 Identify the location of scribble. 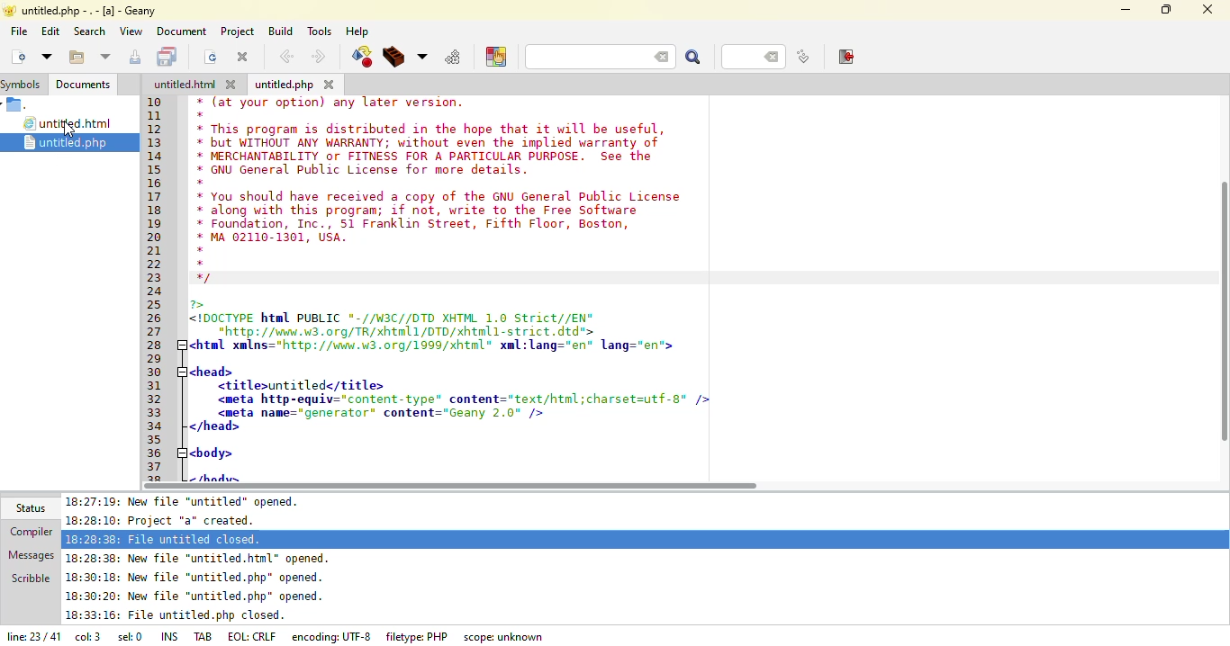
(32, 578).